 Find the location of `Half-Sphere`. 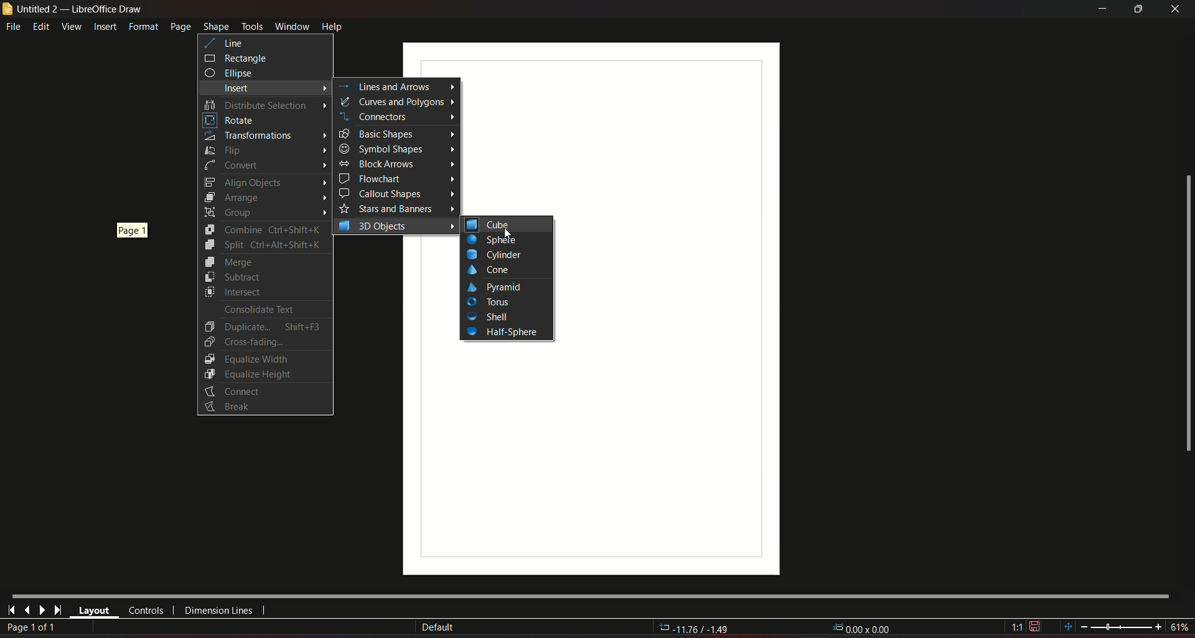

Half-Sphere is located at coordinates (503, 332).